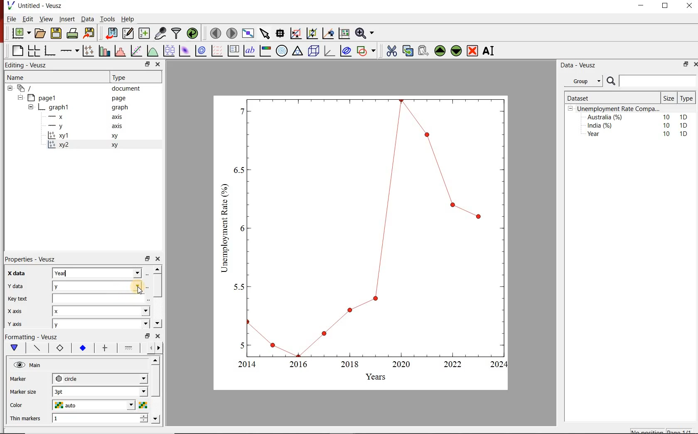 The width and height of the screenshot is (698, 434). I want to click on Tools, so click(108, 19).